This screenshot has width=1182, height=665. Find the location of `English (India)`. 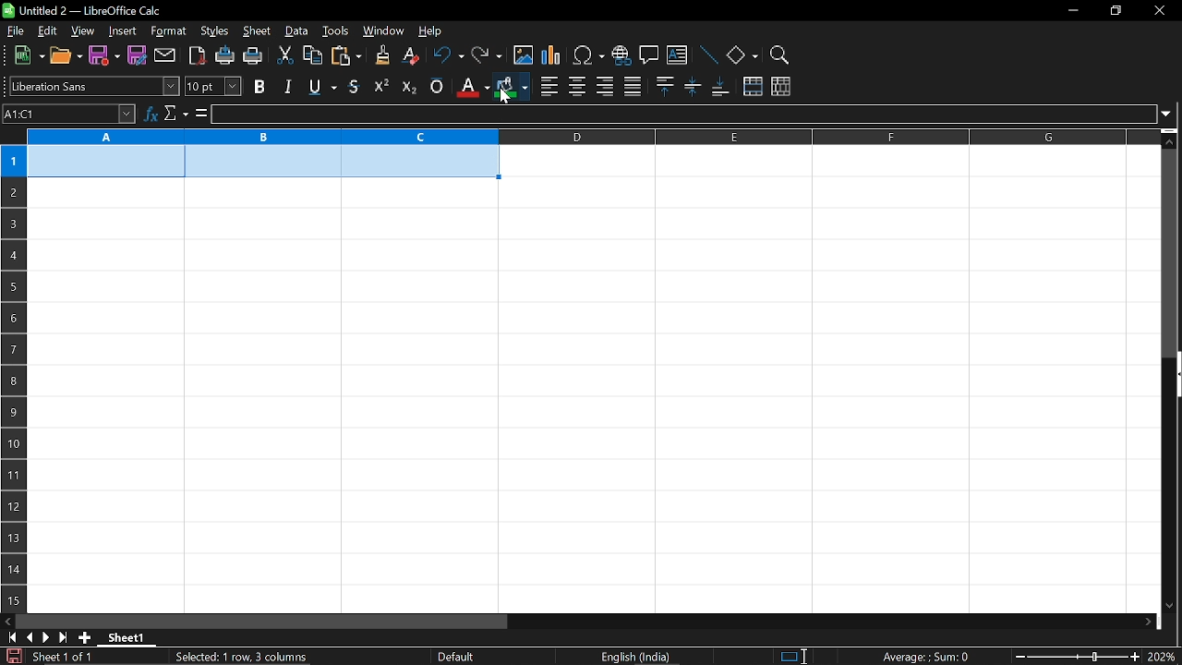

English (India) is located at coordinates (637, 657).